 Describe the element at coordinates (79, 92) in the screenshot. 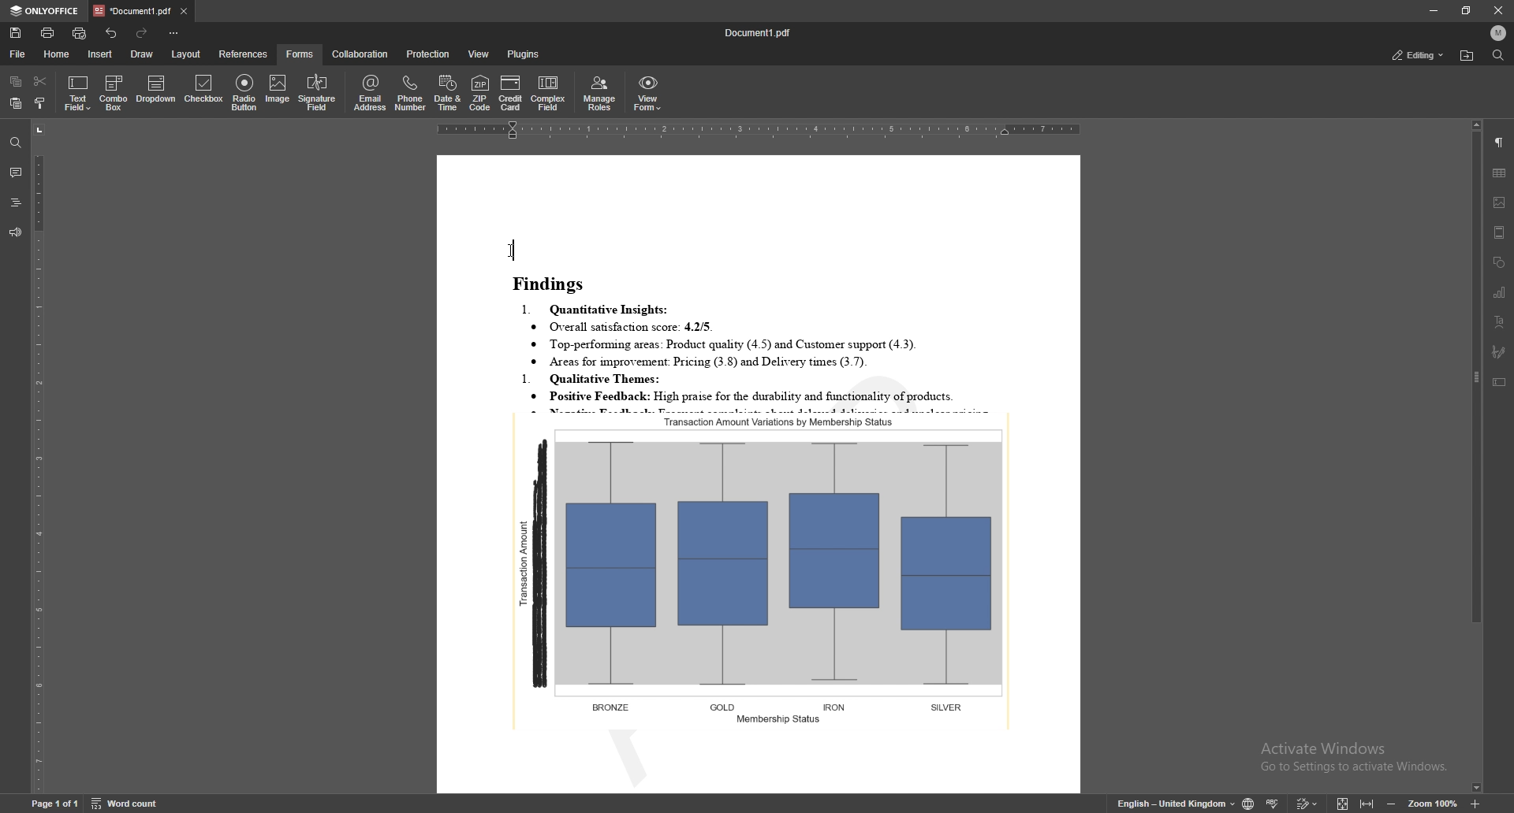

I see `text field` at that location.